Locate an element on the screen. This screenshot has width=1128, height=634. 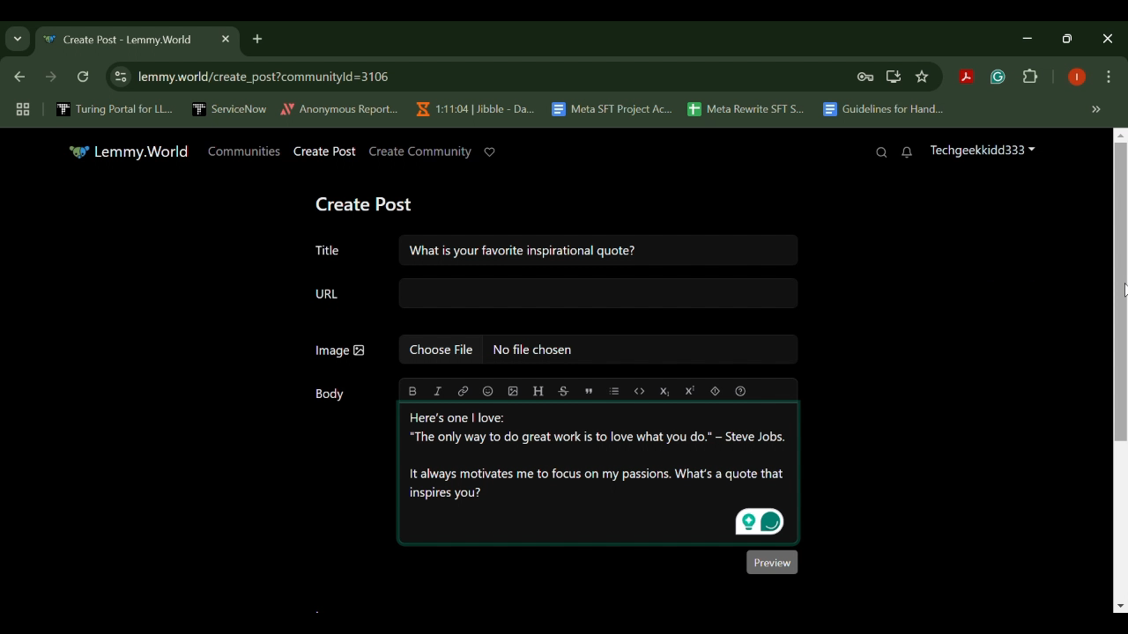
header is located at coordinates (538, 391).